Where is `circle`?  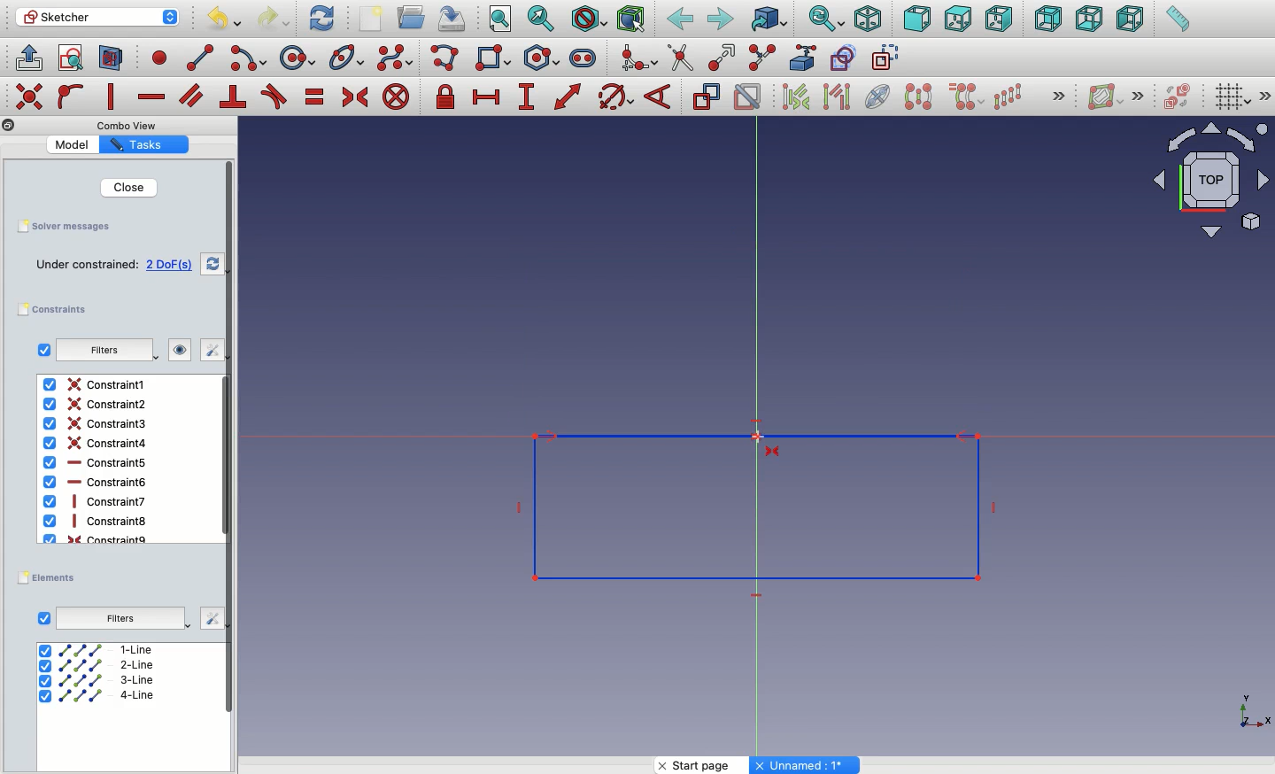 circle is located at coordinates (297, 58).